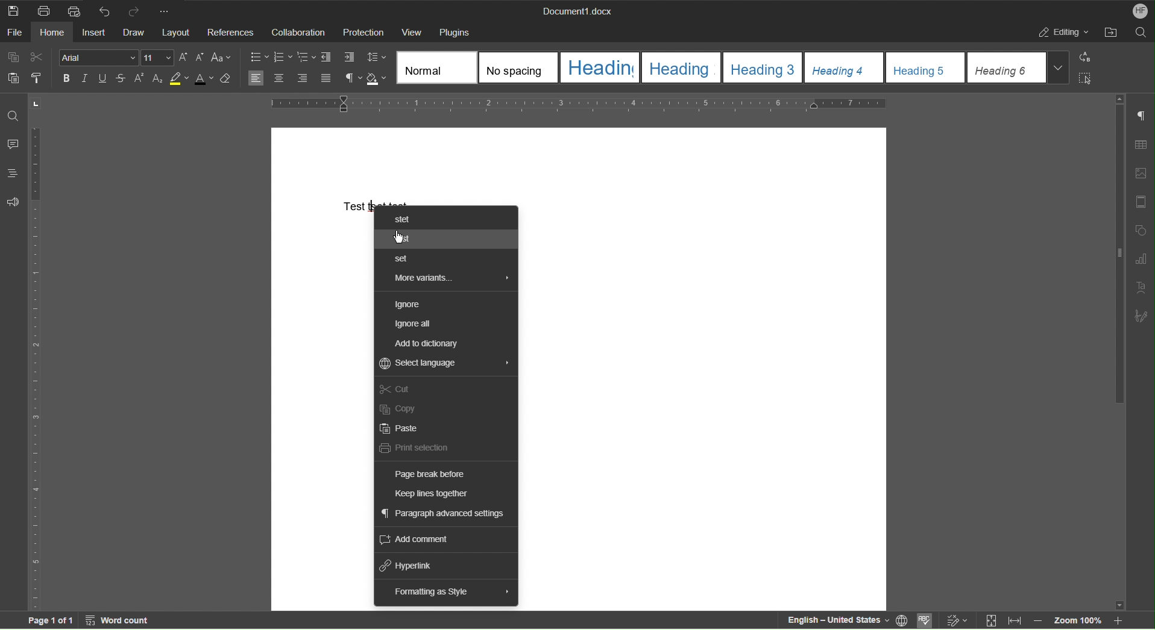  Describe the element at coordinates (98, 33) in the screenshot. I see `Insert` at that location.